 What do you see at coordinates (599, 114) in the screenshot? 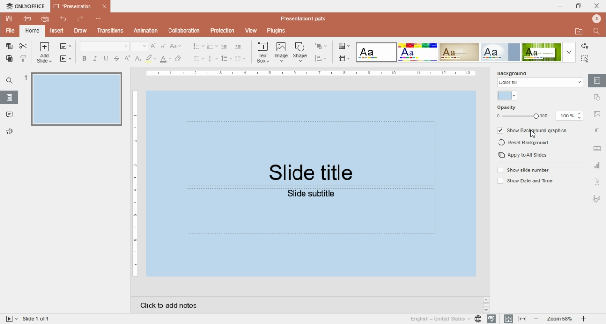
I see `image settings` at bounding box center [599, 114].